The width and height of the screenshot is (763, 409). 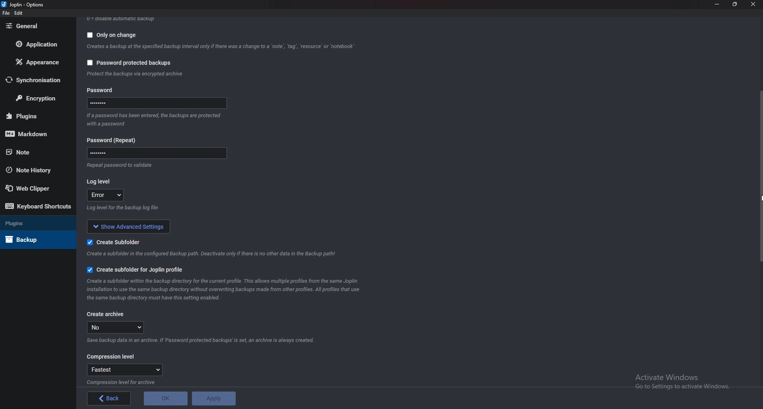 I want to click on create archive, so click(x=106, y=315).